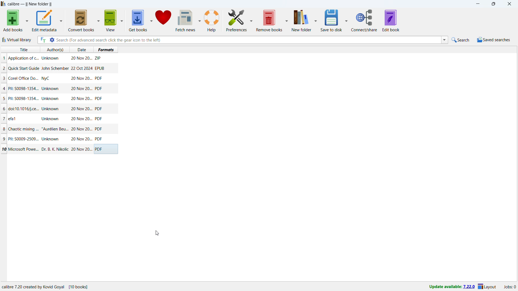  I want to click on search all text, so click(43, 40).